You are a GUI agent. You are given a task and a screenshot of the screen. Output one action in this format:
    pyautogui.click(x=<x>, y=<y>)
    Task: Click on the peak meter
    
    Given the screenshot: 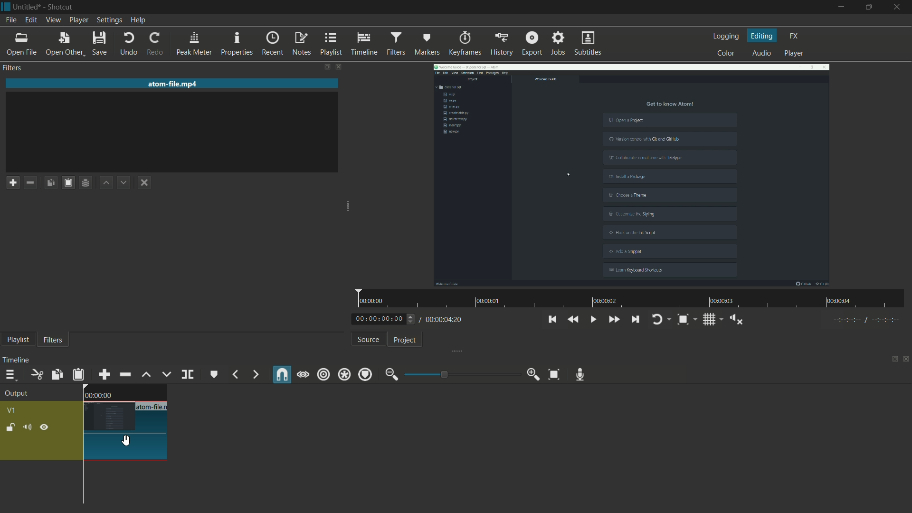 What is the action you would take?
    pyautogui.click(x=193, y=43)
    